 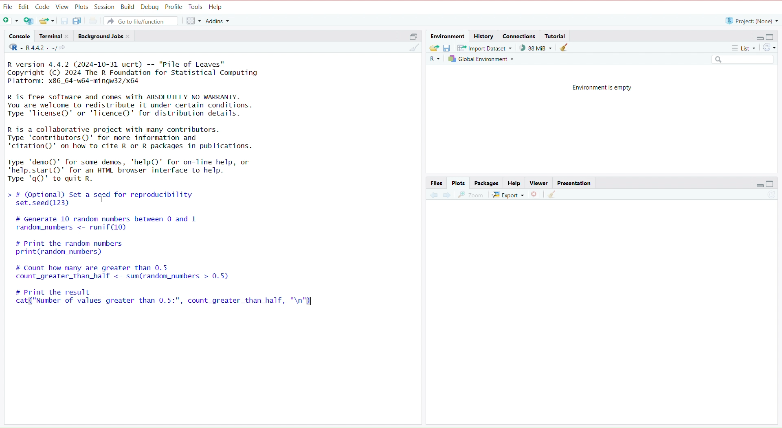 What do you see at coordinates (602, 86) in the screenshot?
I see `Environment is empty` at bounding box center [602, 86].